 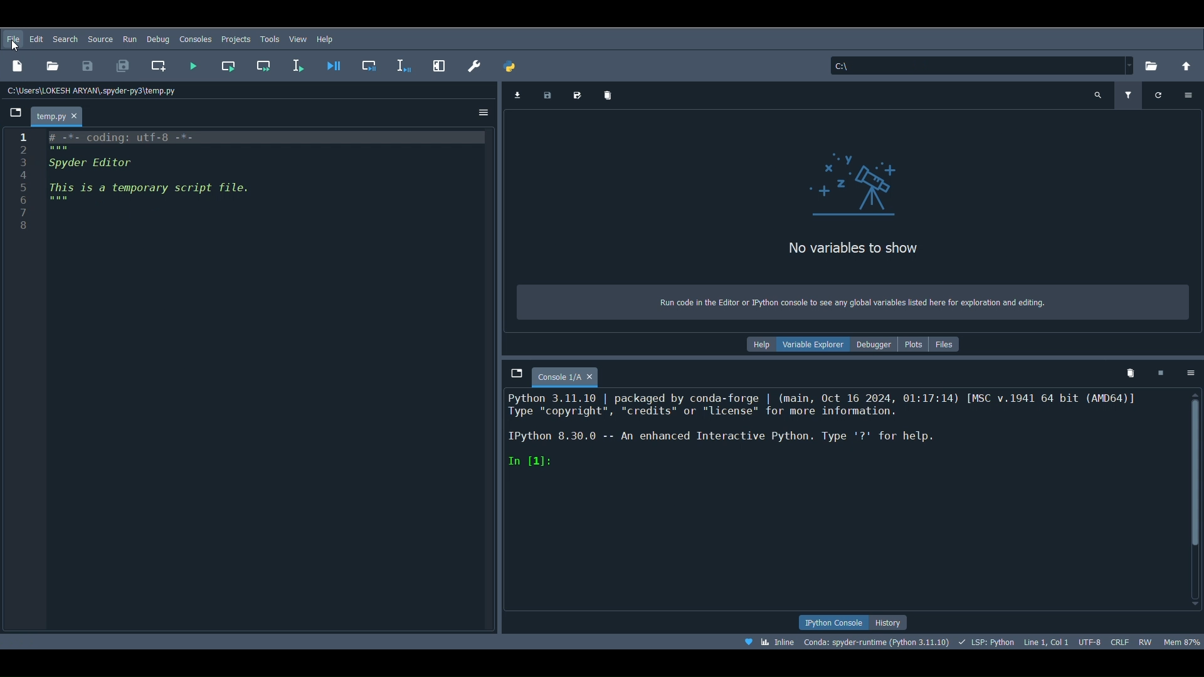 I want to click on Run current cell (Ctrl + Return), so click(x=227, y=66).